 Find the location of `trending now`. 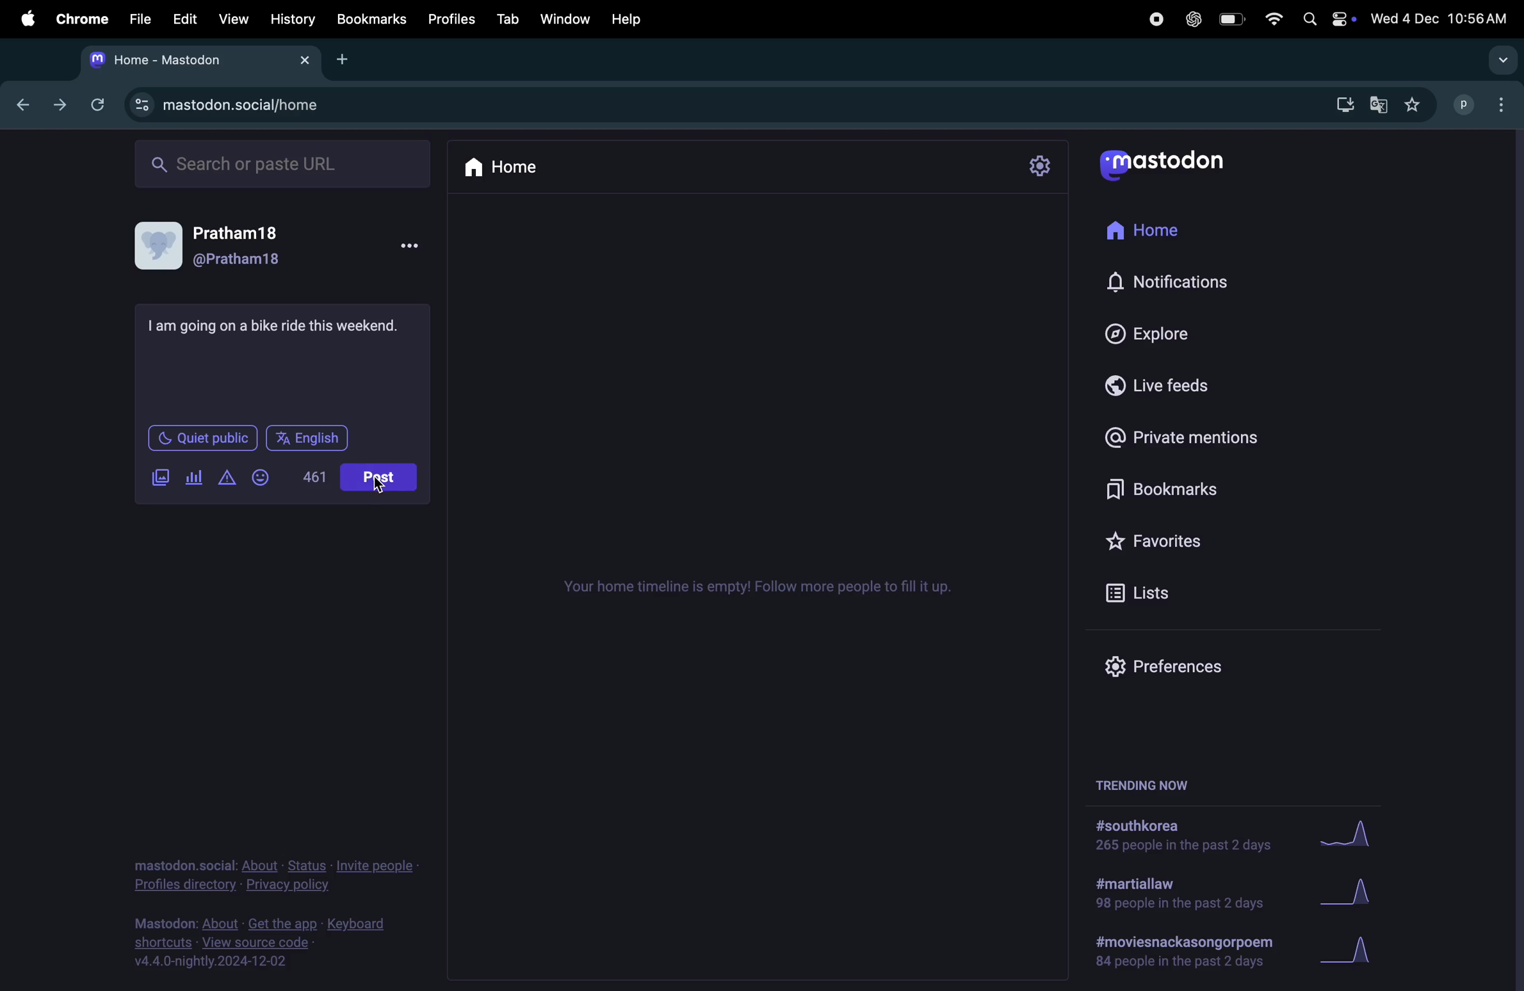

trending now is located at coordinates (1146, 783).